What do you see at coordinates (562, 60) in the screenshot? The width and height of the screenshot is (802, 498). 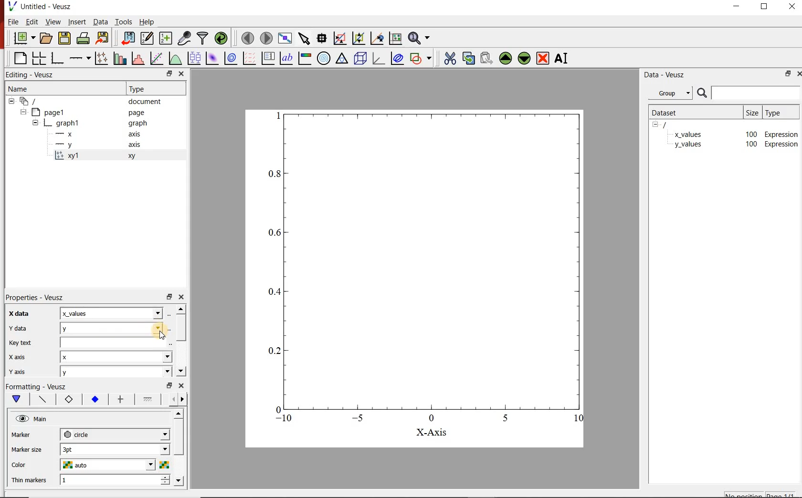 I see `rename the selected widget` at bounding box center [562, 60].